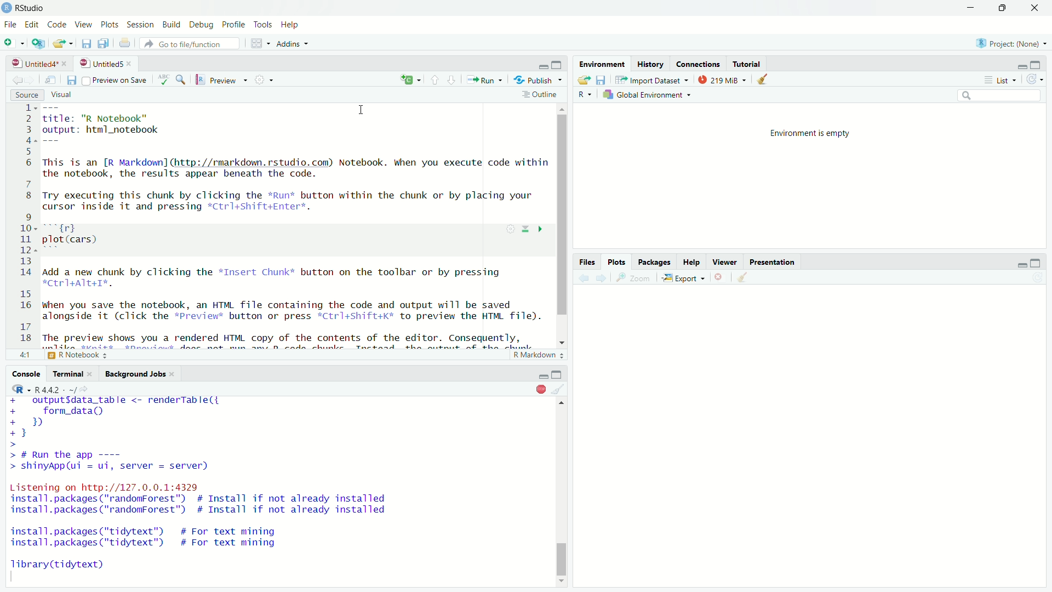  Describe the element at coordinates (10, 25) in the screenshot. I see `File` at that location.